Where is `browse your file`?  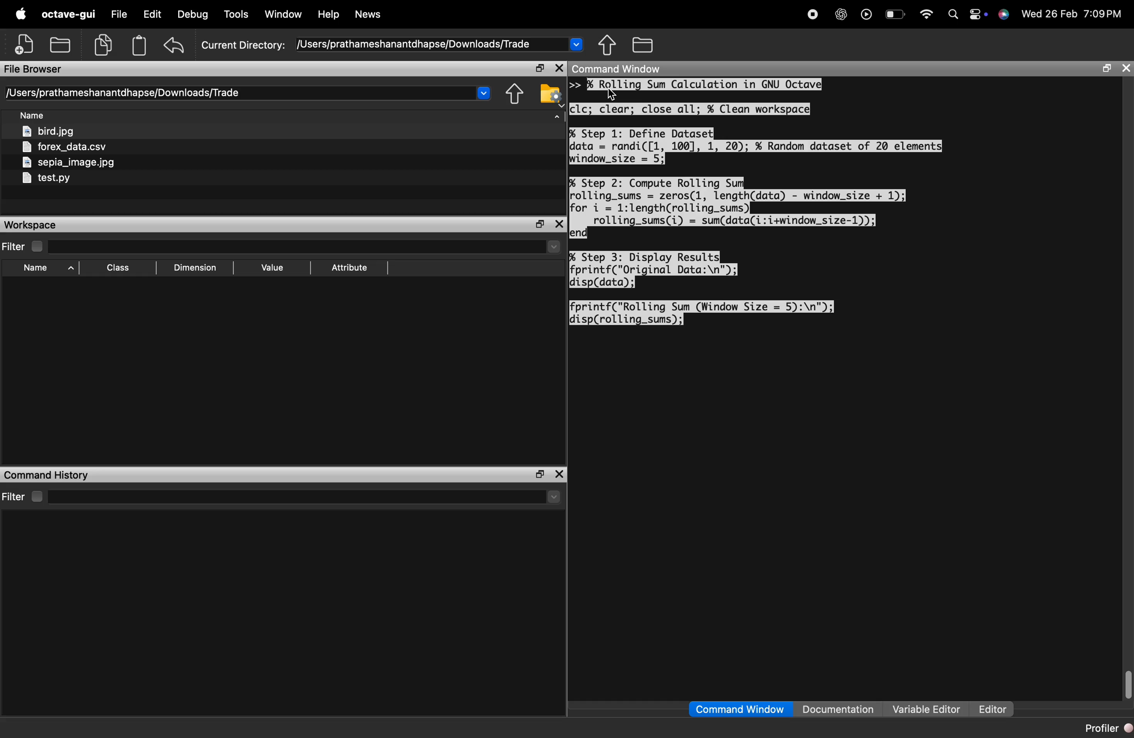 browse your file is located at coordinates (550, 93).